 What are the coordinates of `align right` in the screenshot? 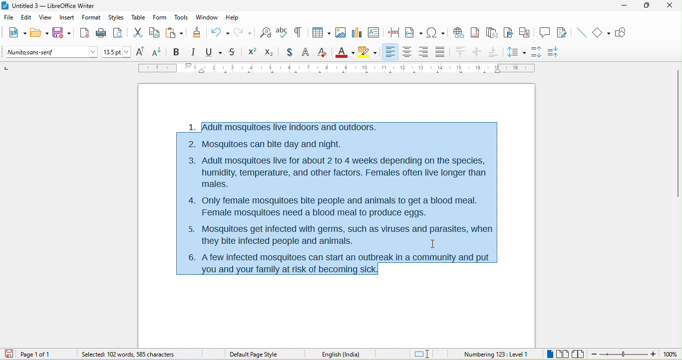 It's located at (422, 52).